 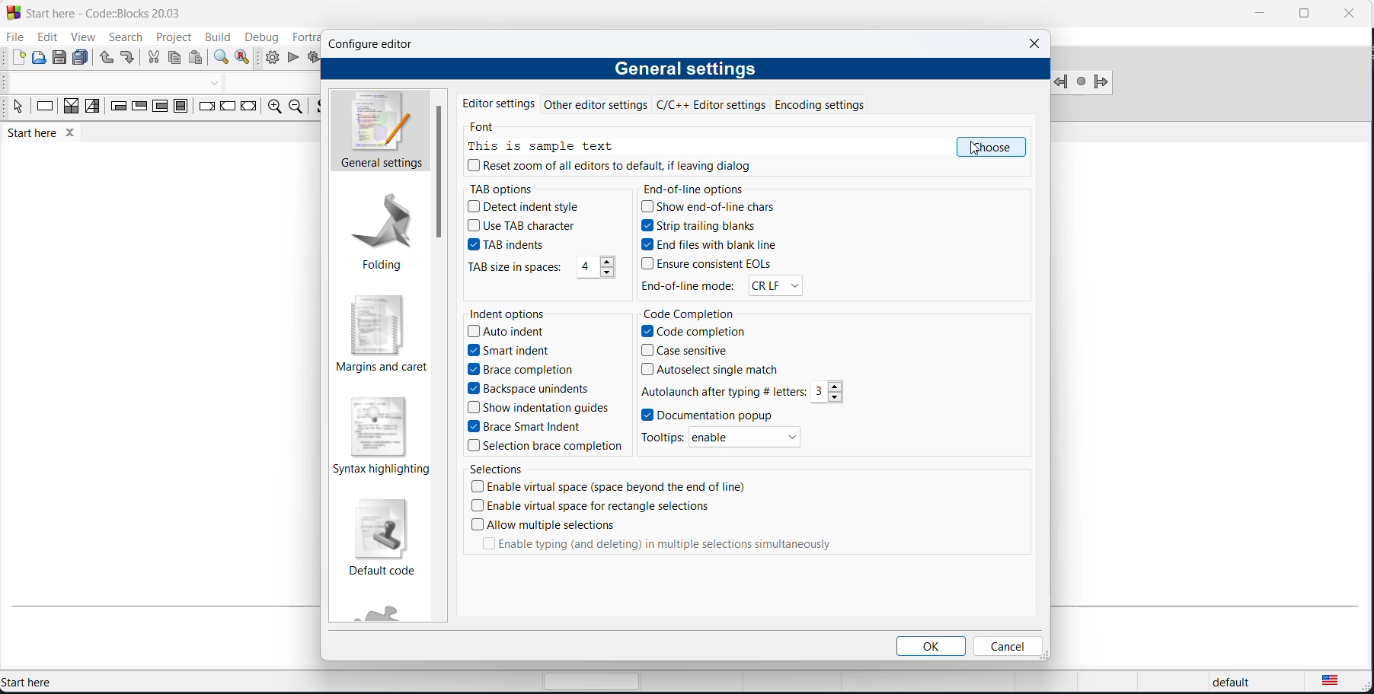 What do you see at coordinates (272, 57) in the screenshot?
I see `build` at bounding box center [272, 57].